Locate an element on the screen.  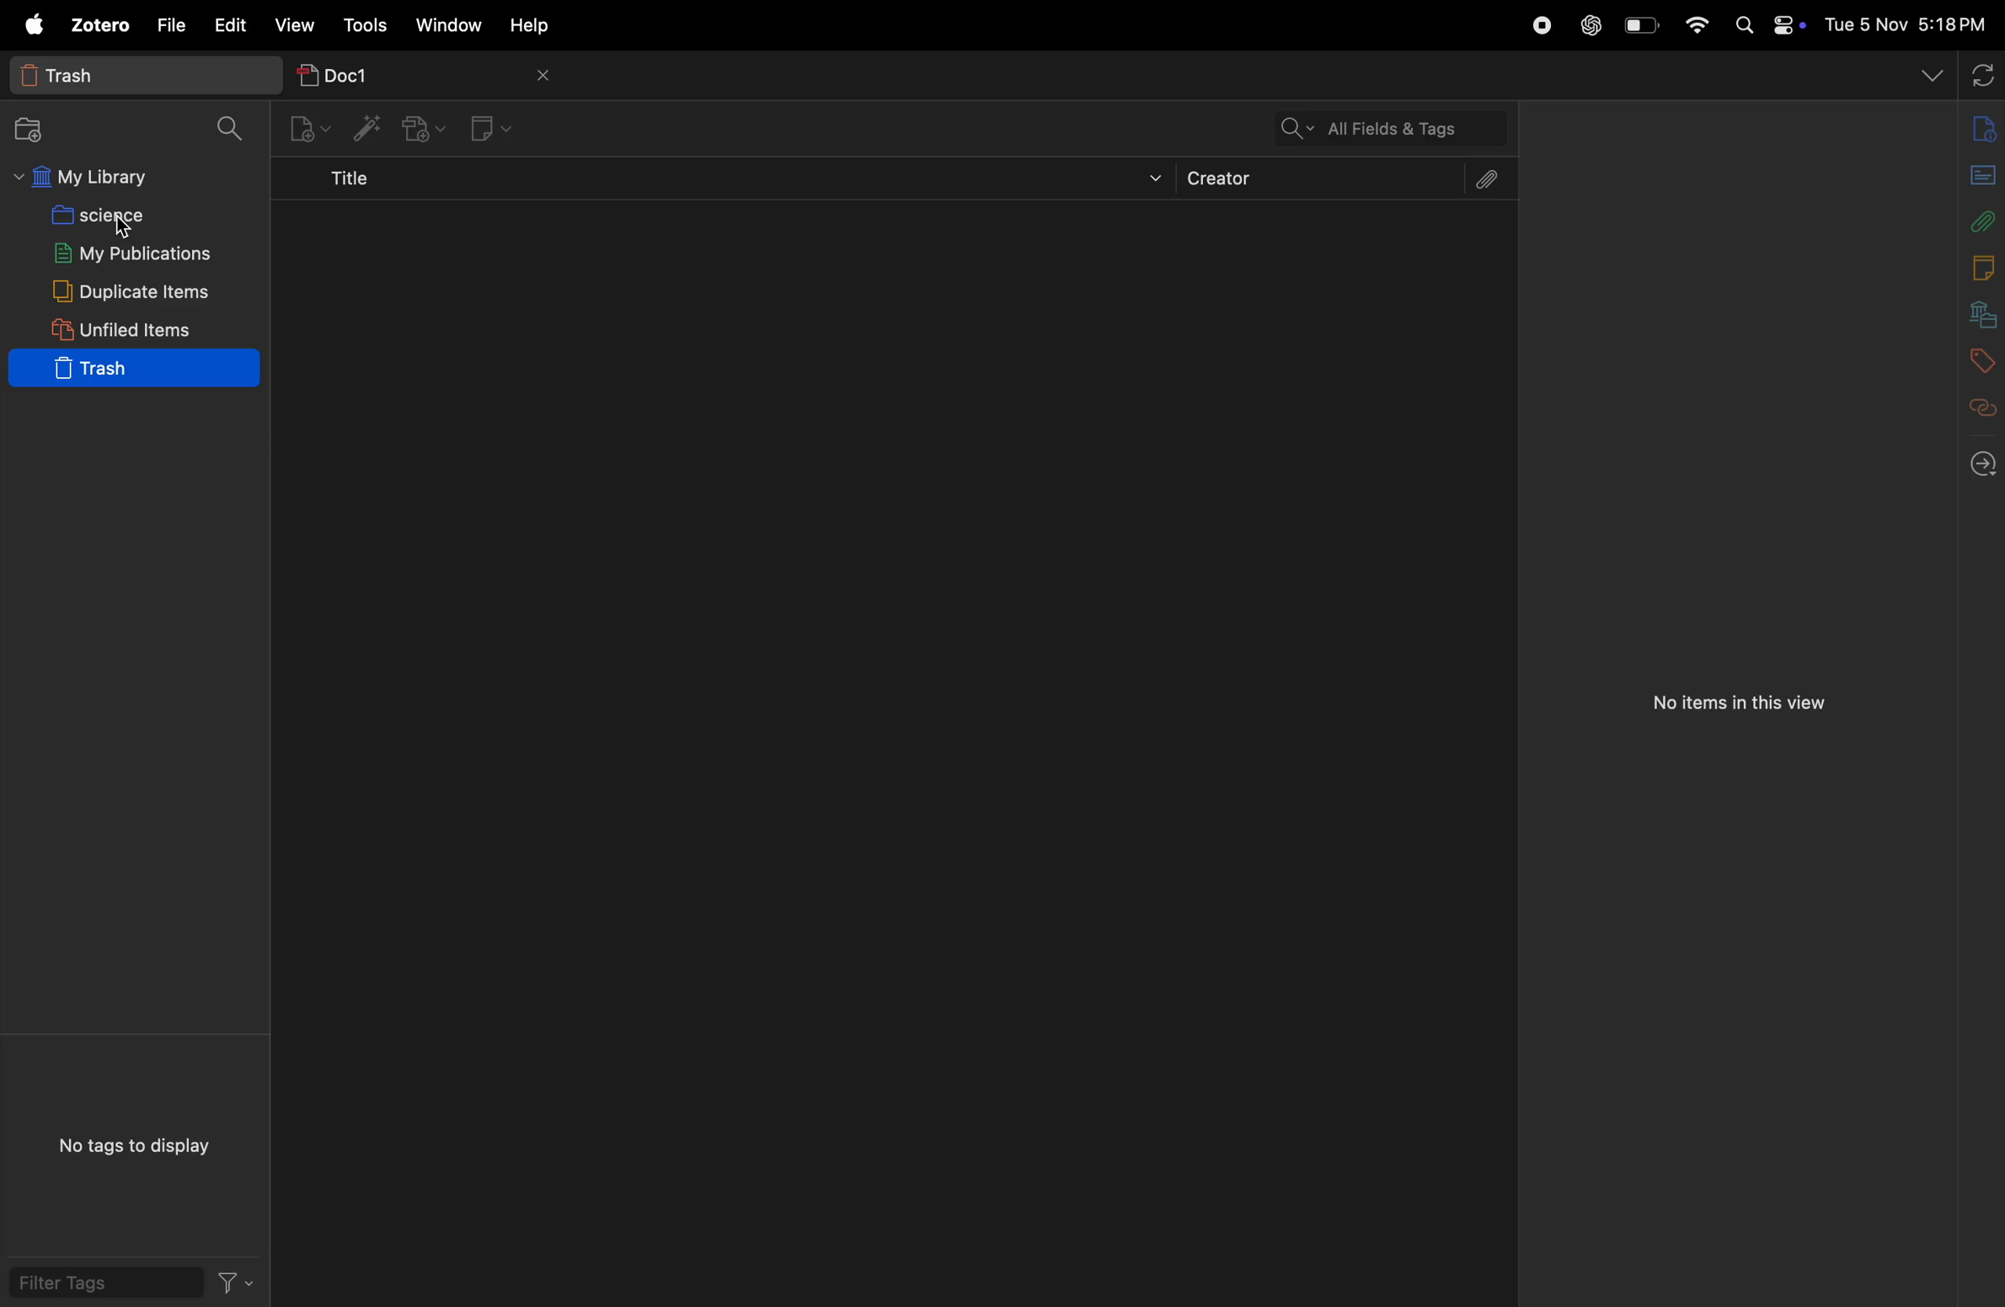
new item is located at coordinates (305, 131).